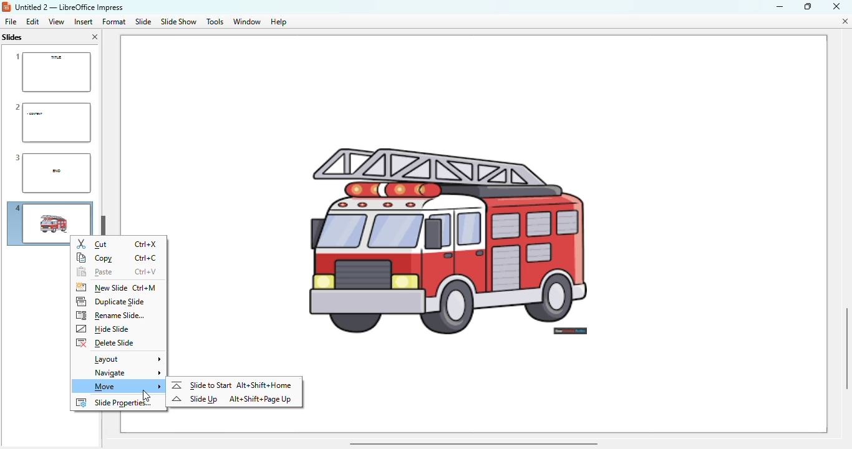 The width and height of the screenshot is (852, 449). I want to click on slide show, so click(178, 22).